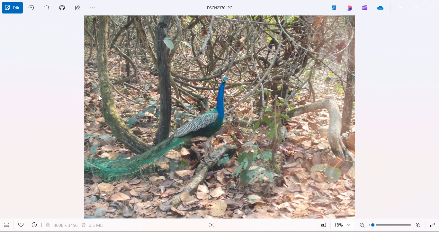  What do you see at coordinates (223, 7) in the screenshot?
I see `dscn2370jpg opened file directly from an archive` at bounding box center [223, 7].